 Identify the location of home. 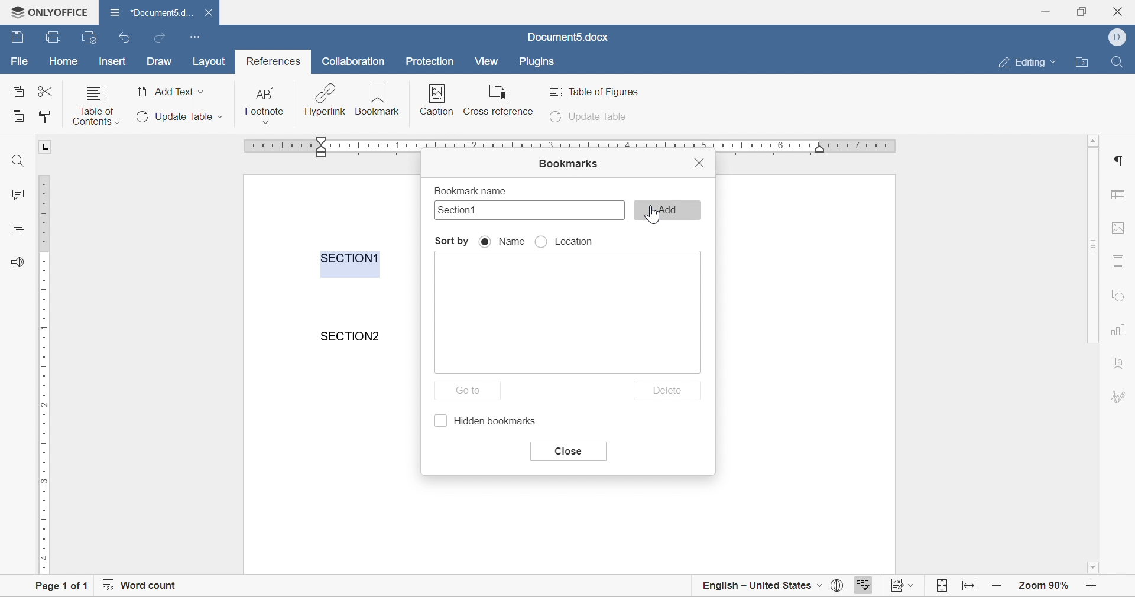
(64, 61).